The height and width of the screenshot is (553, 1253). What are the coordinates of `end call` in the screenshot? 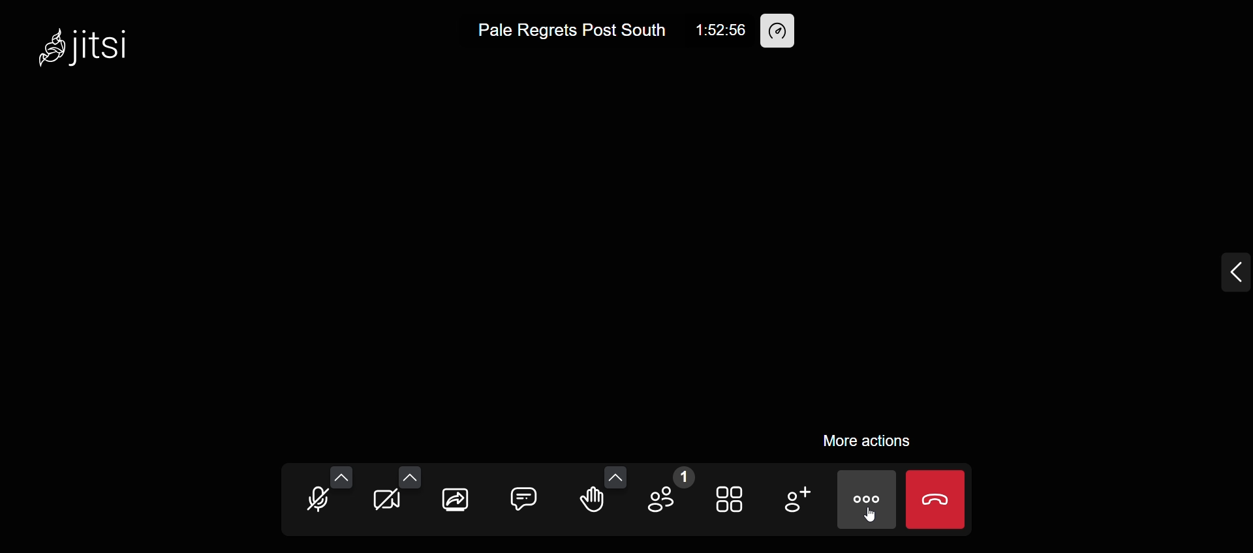 It's located at (937, 500).